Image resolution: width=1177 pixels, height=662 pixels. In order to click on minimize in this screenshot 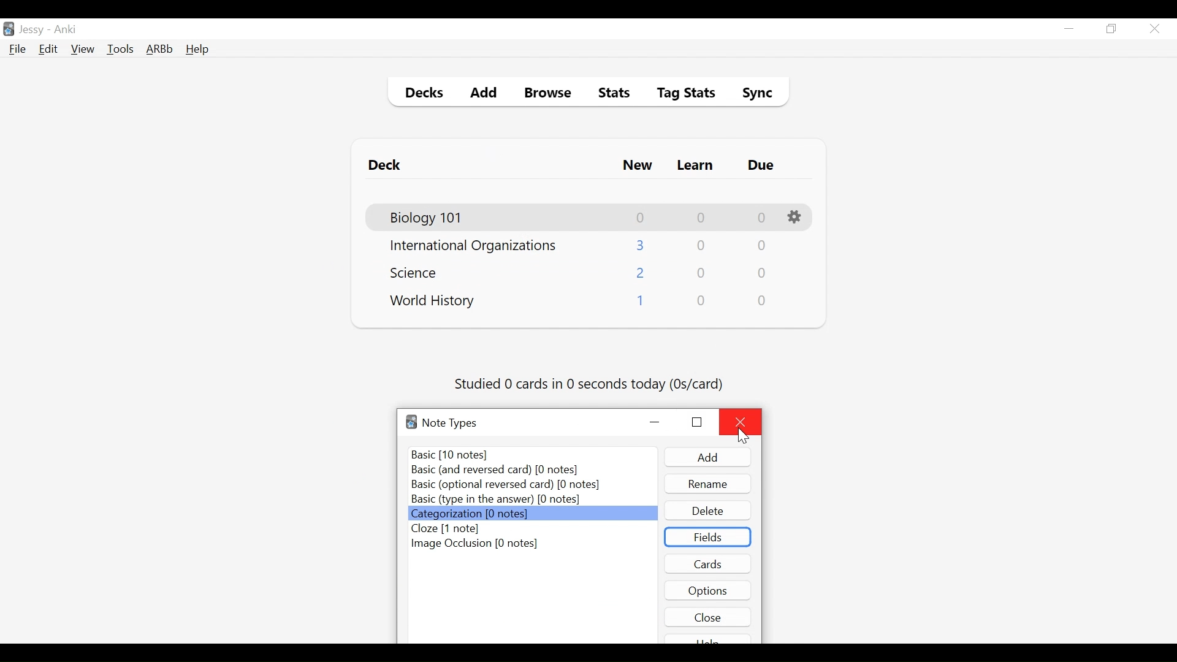, I will do `click(1068, 29)`.